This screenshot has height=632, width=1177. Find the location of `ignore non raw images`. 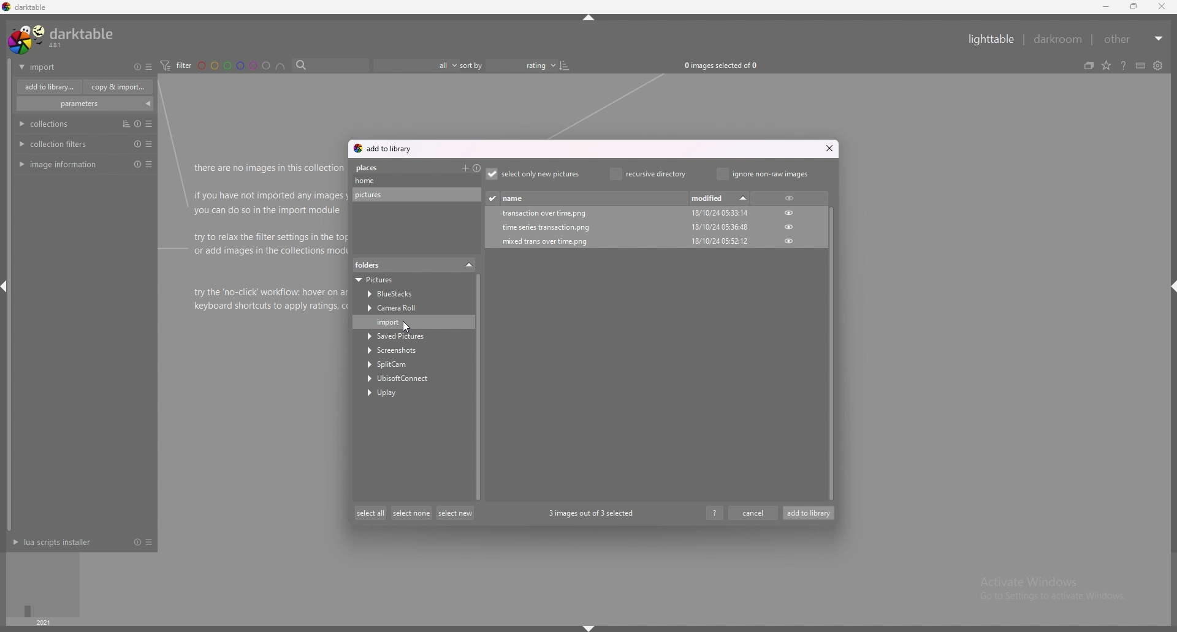

ignore non raw images is located at coordinates (763, 175).